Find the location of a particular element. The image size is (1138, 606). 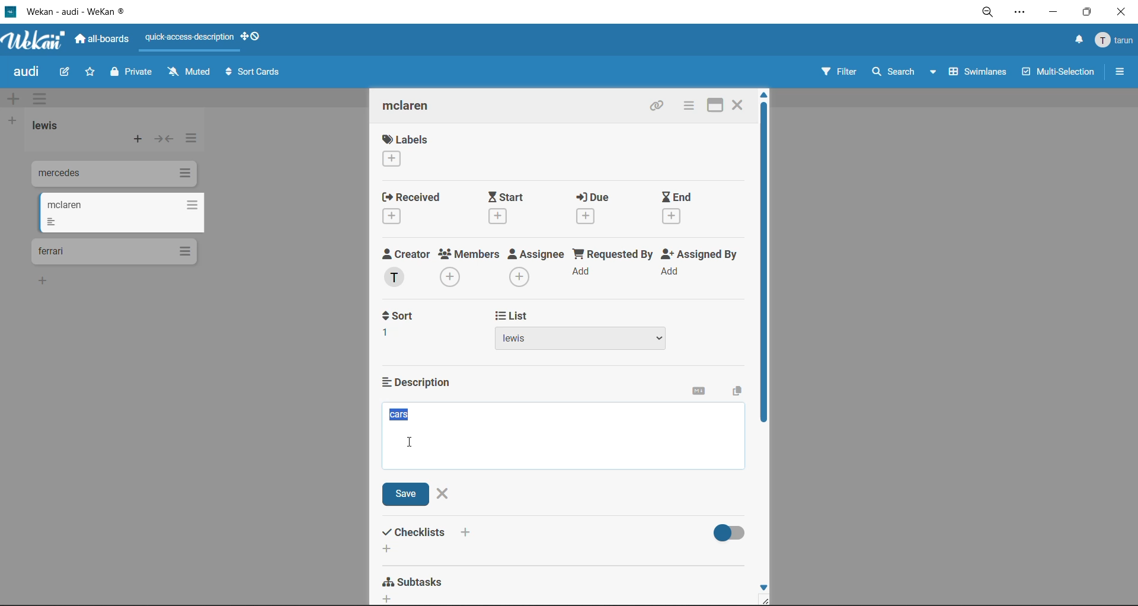

requested by is located at coordinates (612, 267).